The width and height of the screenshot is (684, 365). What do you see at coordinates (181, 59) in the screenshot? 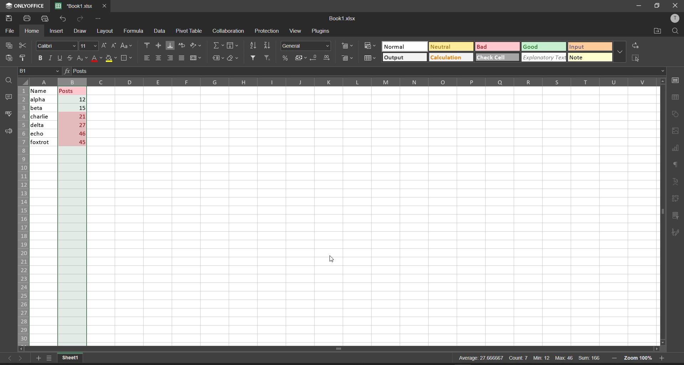
I see `justified` at bounding box center [181, 59].